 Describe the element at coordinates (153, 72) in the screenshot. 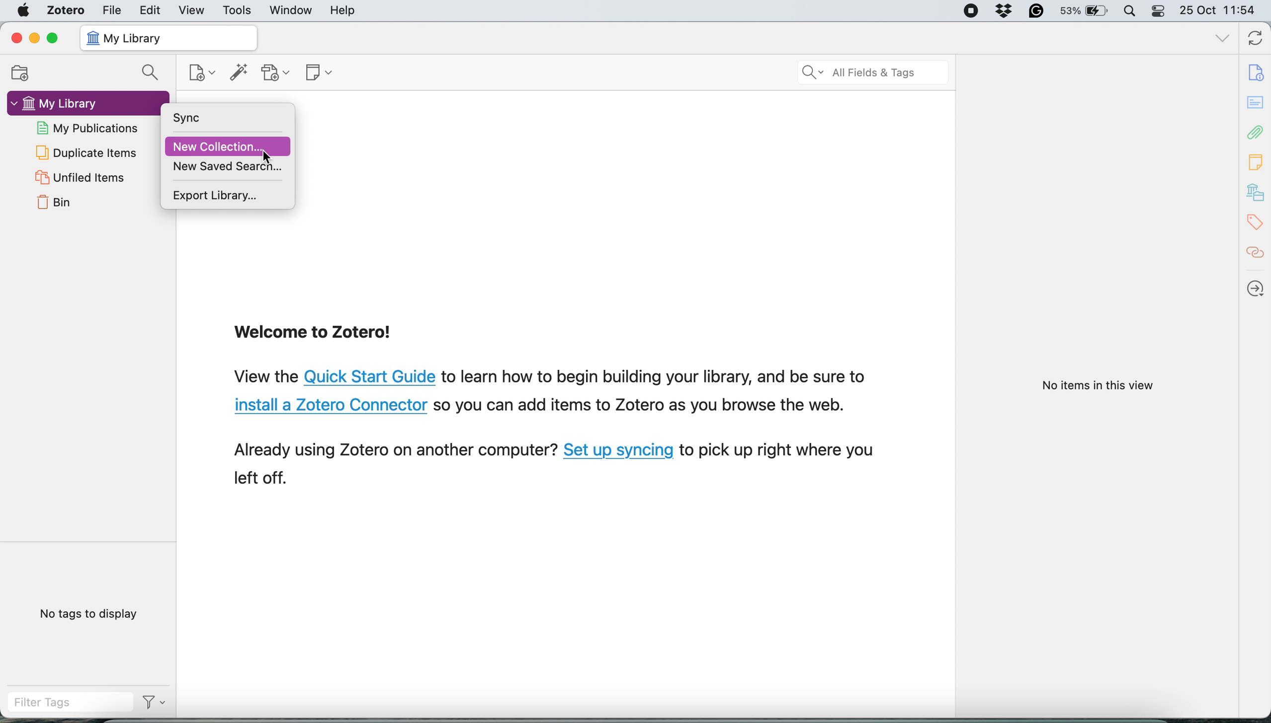

I see `search` at that location.